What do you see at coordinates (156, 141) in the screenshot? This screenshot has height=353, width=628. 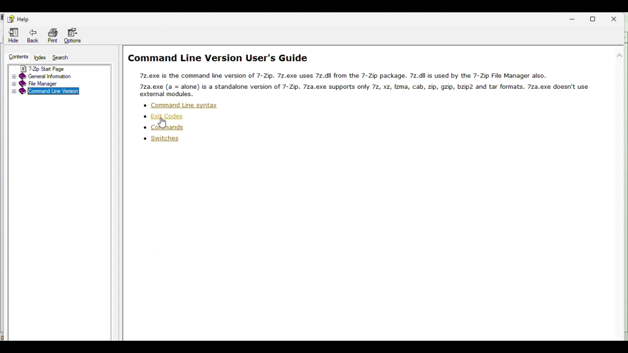 I see `Switches` at bounding box center [156, 141].